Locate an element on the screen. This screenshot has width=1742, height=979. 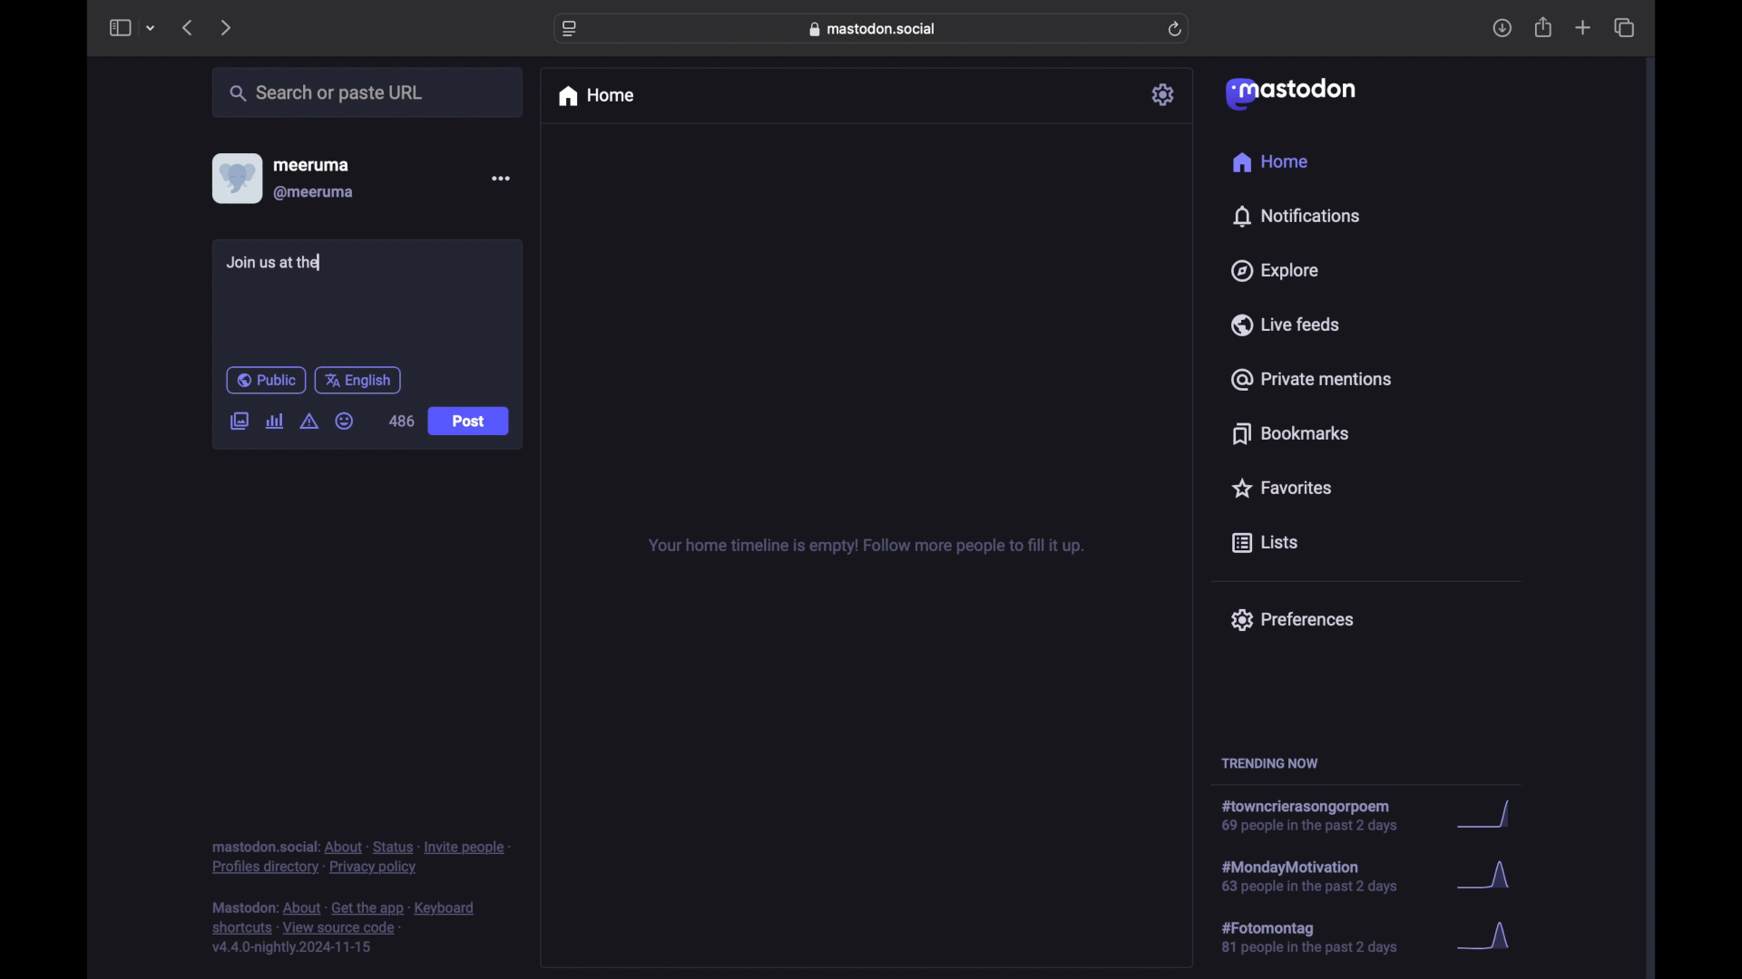
notifications is located at coordinates (1296, 216).